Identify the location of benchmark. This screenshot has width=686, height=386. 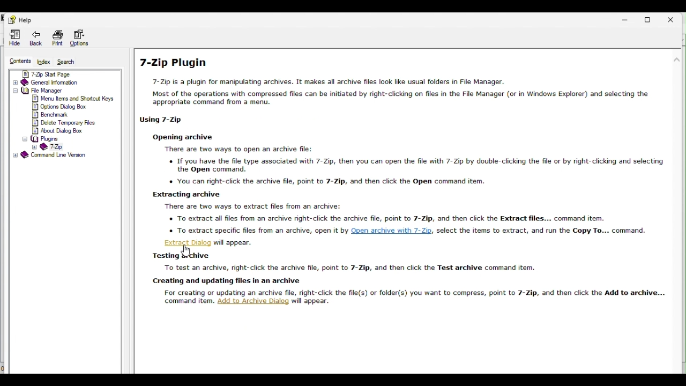
(51, 114).